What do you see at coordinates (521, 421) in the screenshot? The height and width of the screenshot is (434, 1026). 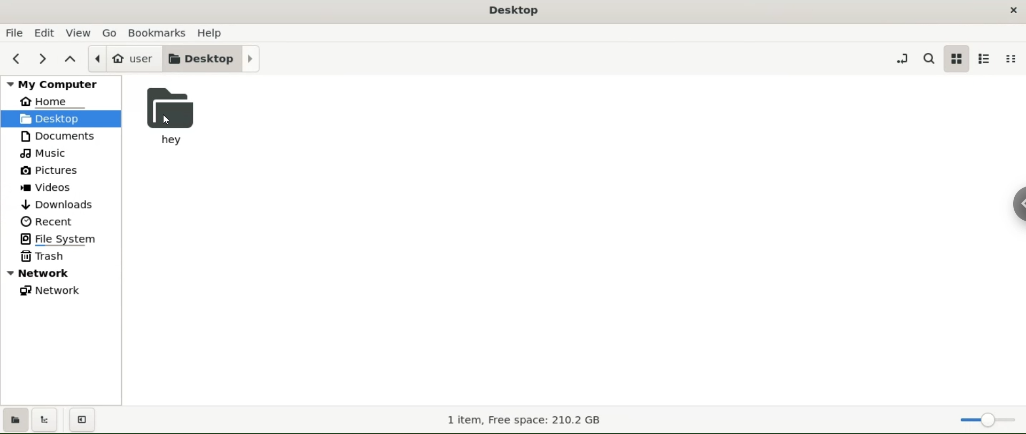 I see `storage` at bounding box center [521, 421].